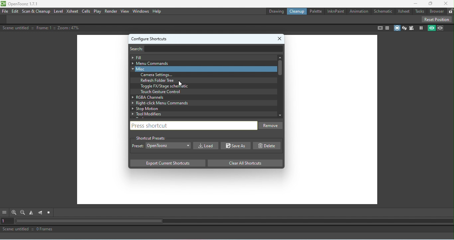 This screenshot has width=454, height=240. What do you see at coordinates (203, 114) in the screenshot?
I see `Tool modifiers` at bounding box center [203, 114].